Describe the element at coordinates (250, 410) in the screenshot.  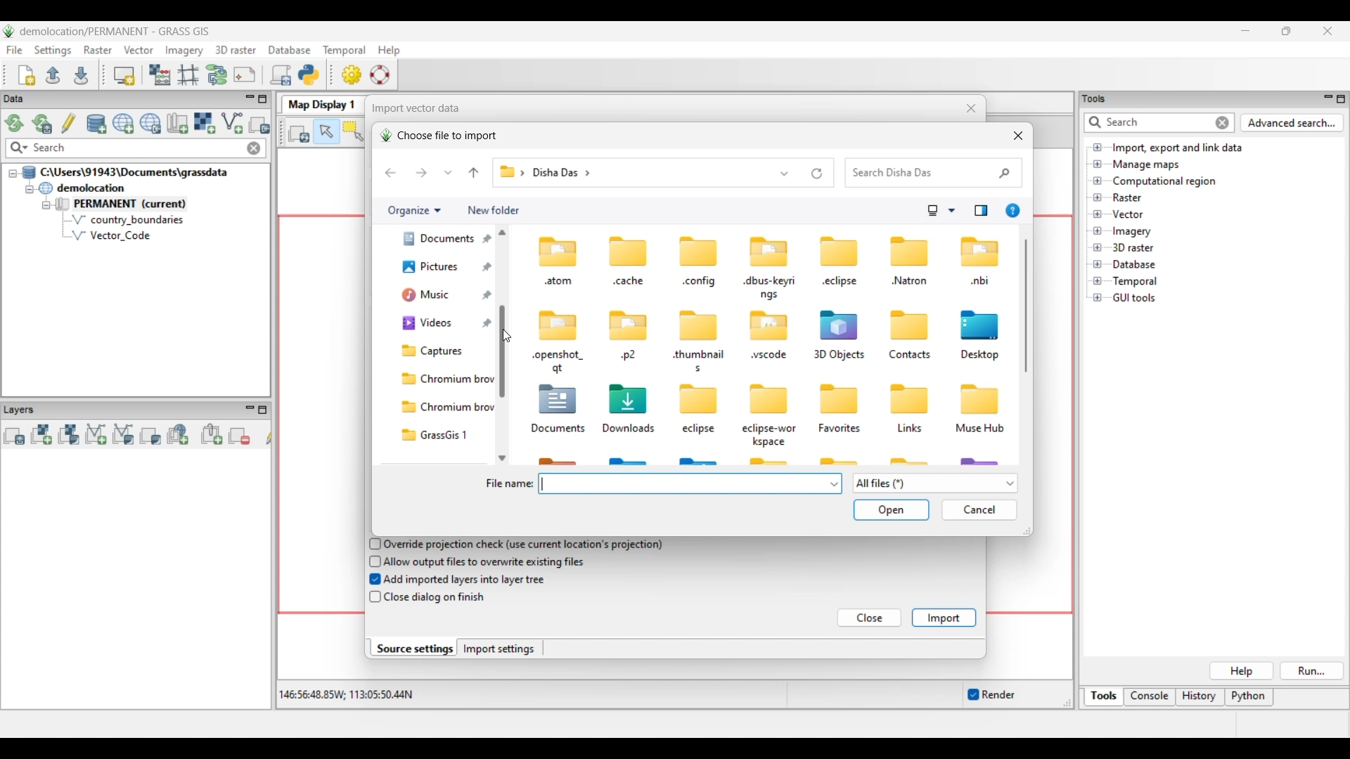
I see `Minimize Layers panel` at that location.